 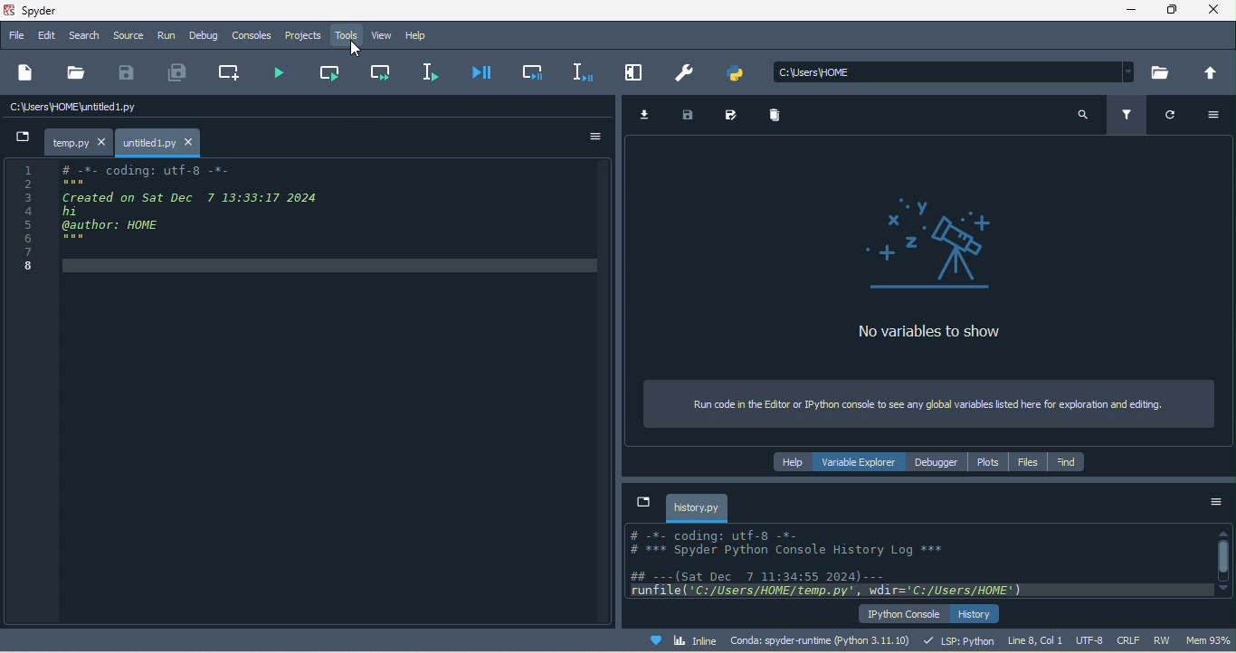 I want to click on no variables to show, so click(x=952, y=277).